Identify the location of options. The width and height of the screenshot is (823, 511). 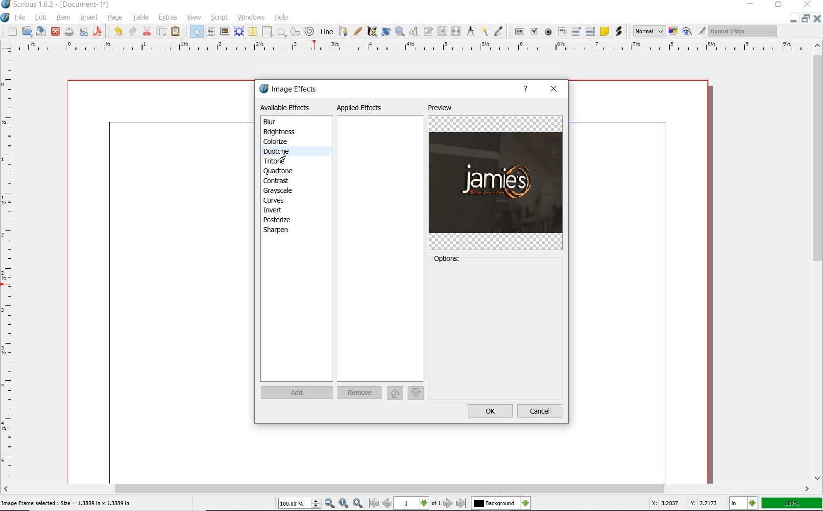
(447, 260).